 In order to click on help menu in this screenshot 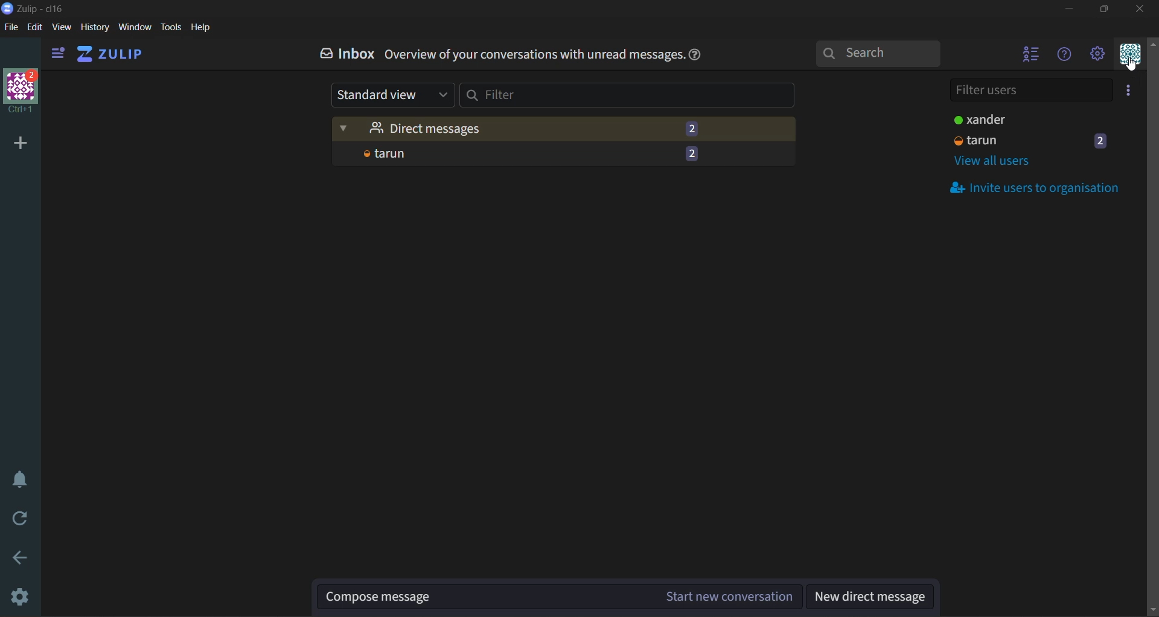, I will do `click(1067, 57)`.